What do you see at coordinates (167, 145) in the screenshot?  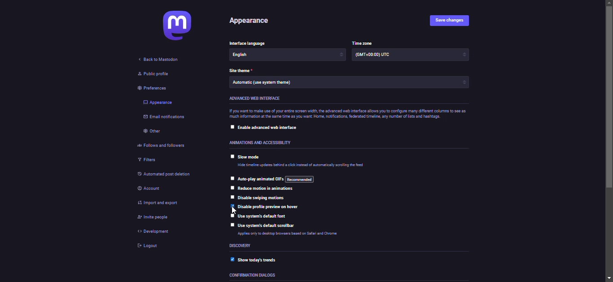 I see `follows and followers` at bounding box center [167, 145].